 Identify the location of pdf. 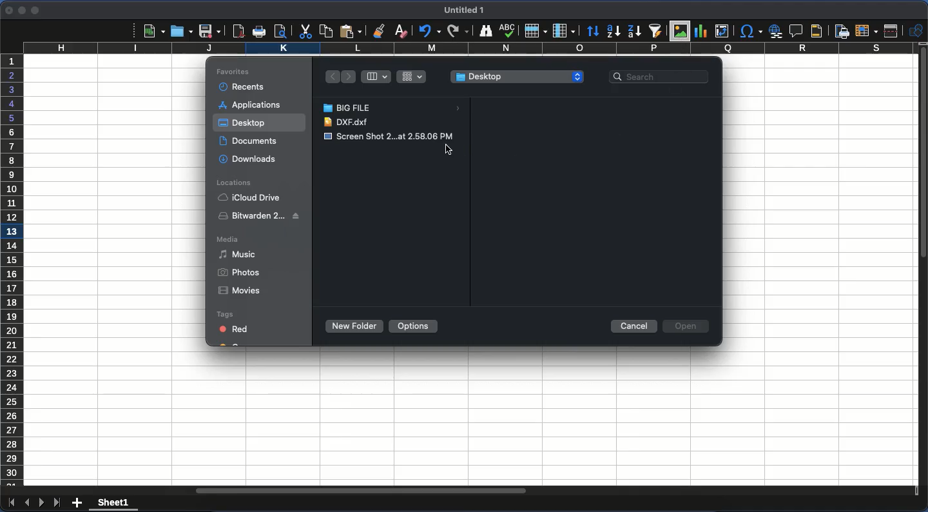
(239, 31).